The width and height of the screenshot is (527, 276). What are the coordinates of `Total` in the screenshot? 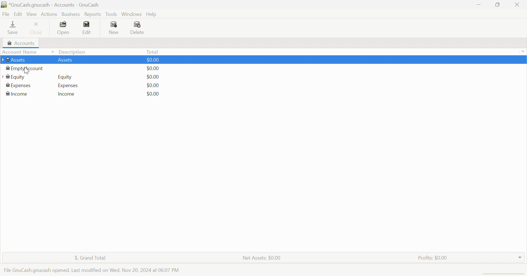 It's located at (154, 52).